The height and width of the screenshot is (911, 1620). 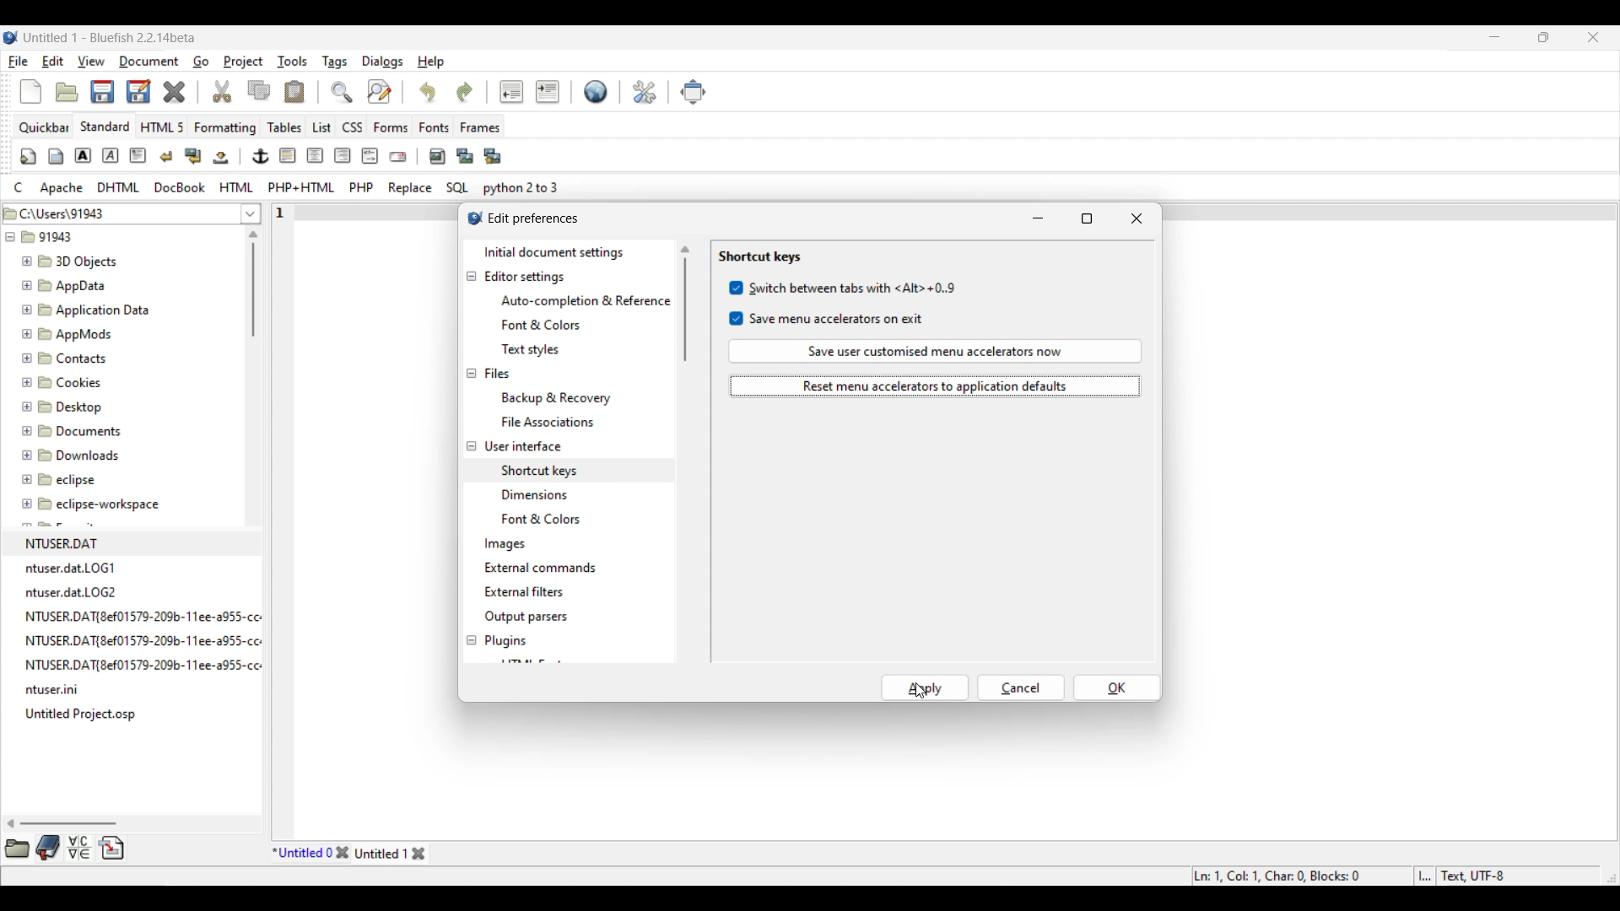 What do you see at coordinates (382, 62) in the screenshot?
I see `Dialogs menu` at bounding box center [382, 62].